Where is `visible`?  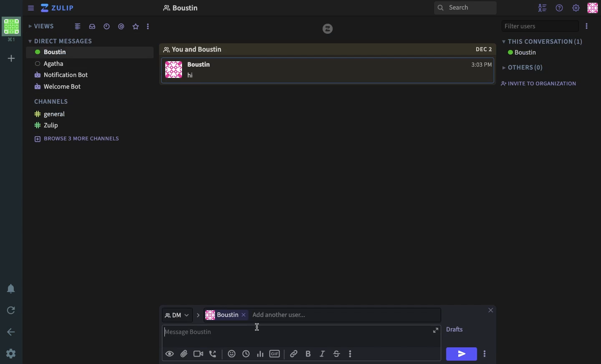
visible is located at coordinates (171, 353).